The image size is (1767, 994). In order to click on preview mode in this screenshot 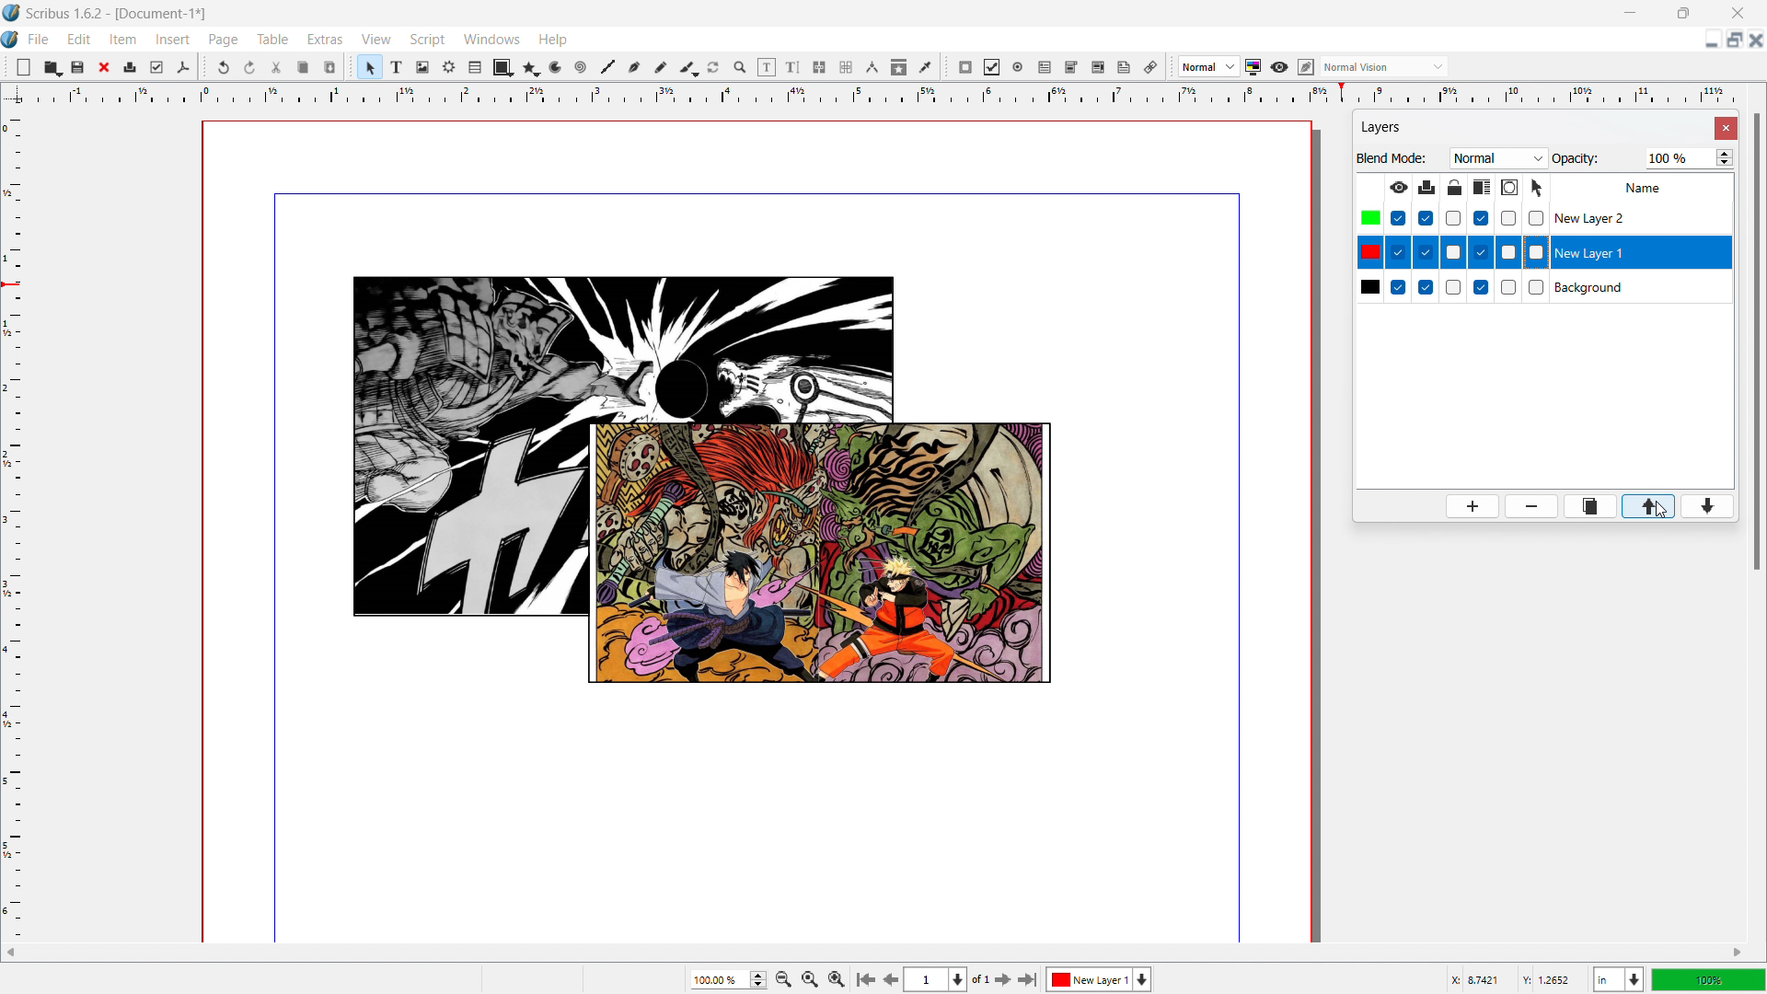, I will do `click(1279, 66)`.